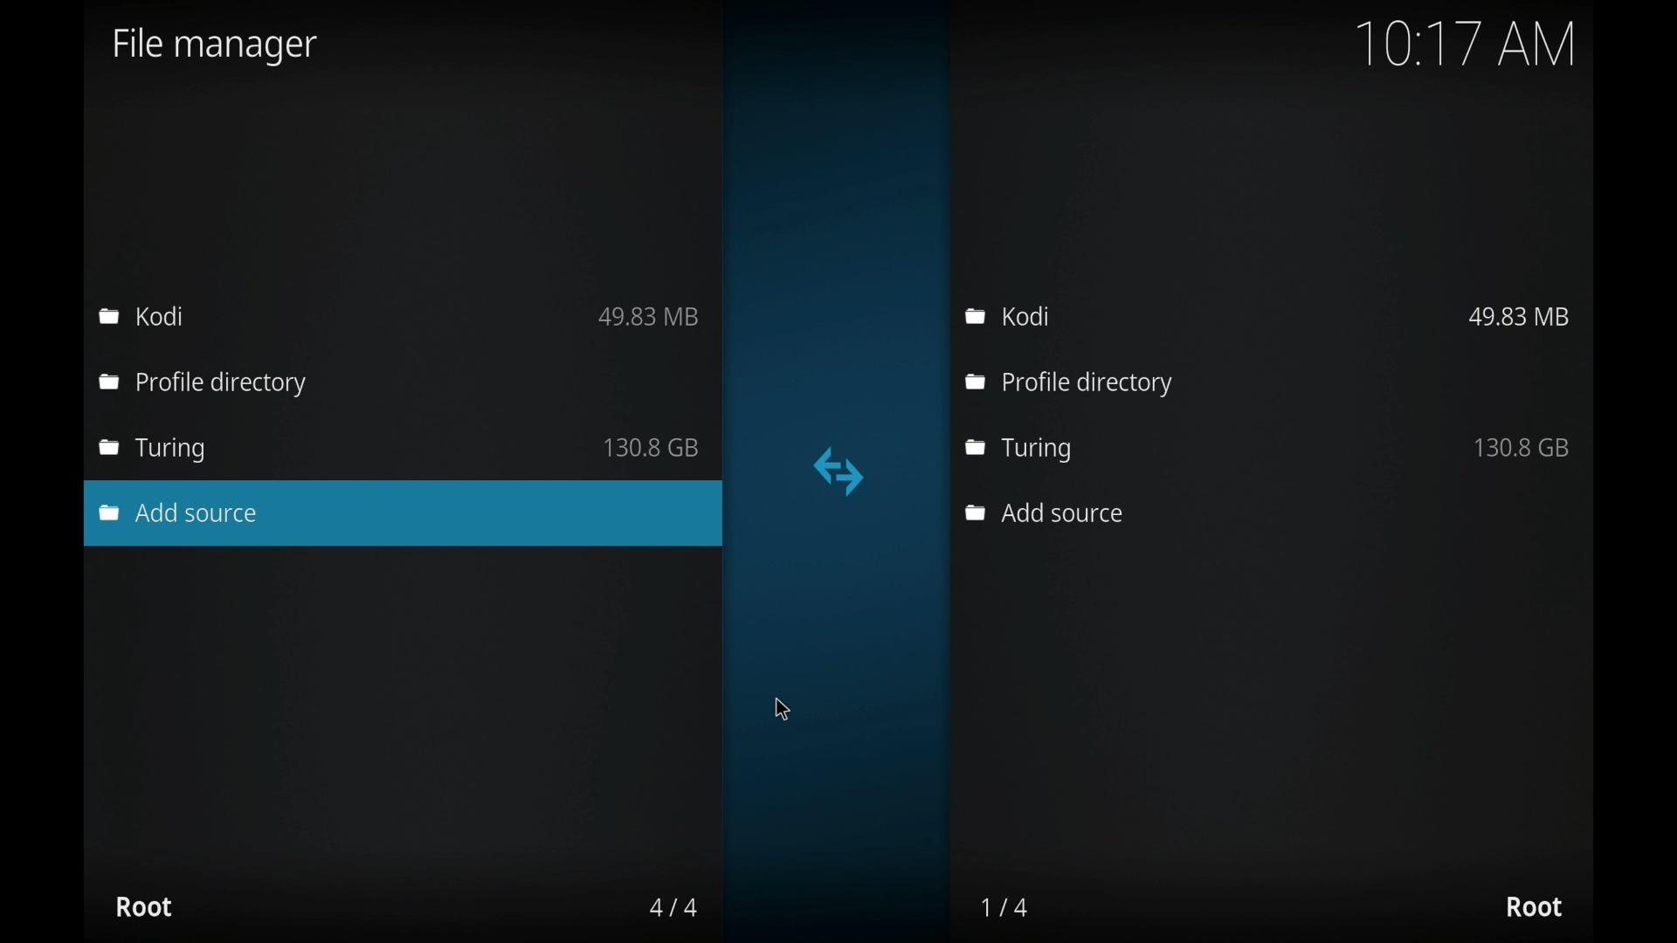 Image resolution: width=1677 pixels, height=943 pixels. Describe the element at coordinates (143, 906) in the screenshot. I see `root` at that location.